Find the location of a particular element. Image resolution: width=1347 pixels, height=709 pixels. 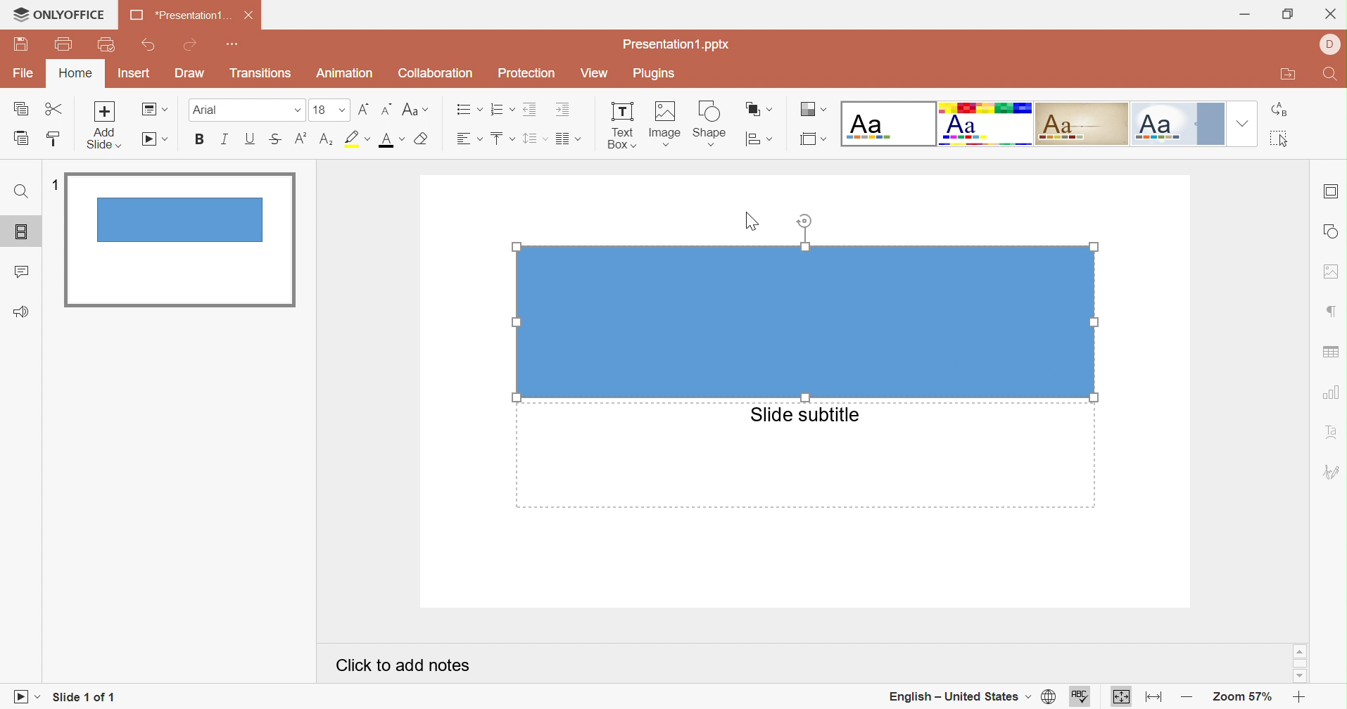

Text box is located at coordinates (621, 126).